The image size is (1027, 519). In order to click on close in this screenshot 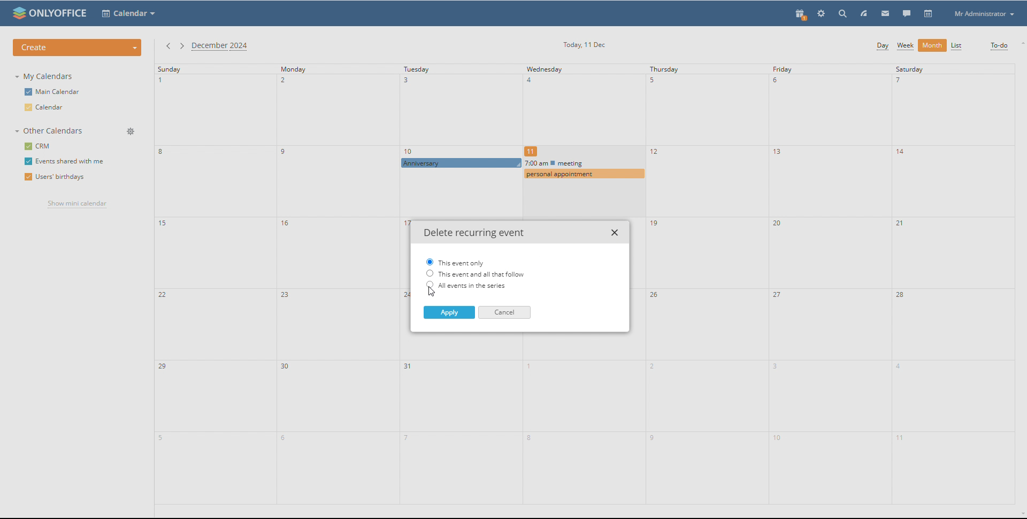, I will do `click(616, 233)`.